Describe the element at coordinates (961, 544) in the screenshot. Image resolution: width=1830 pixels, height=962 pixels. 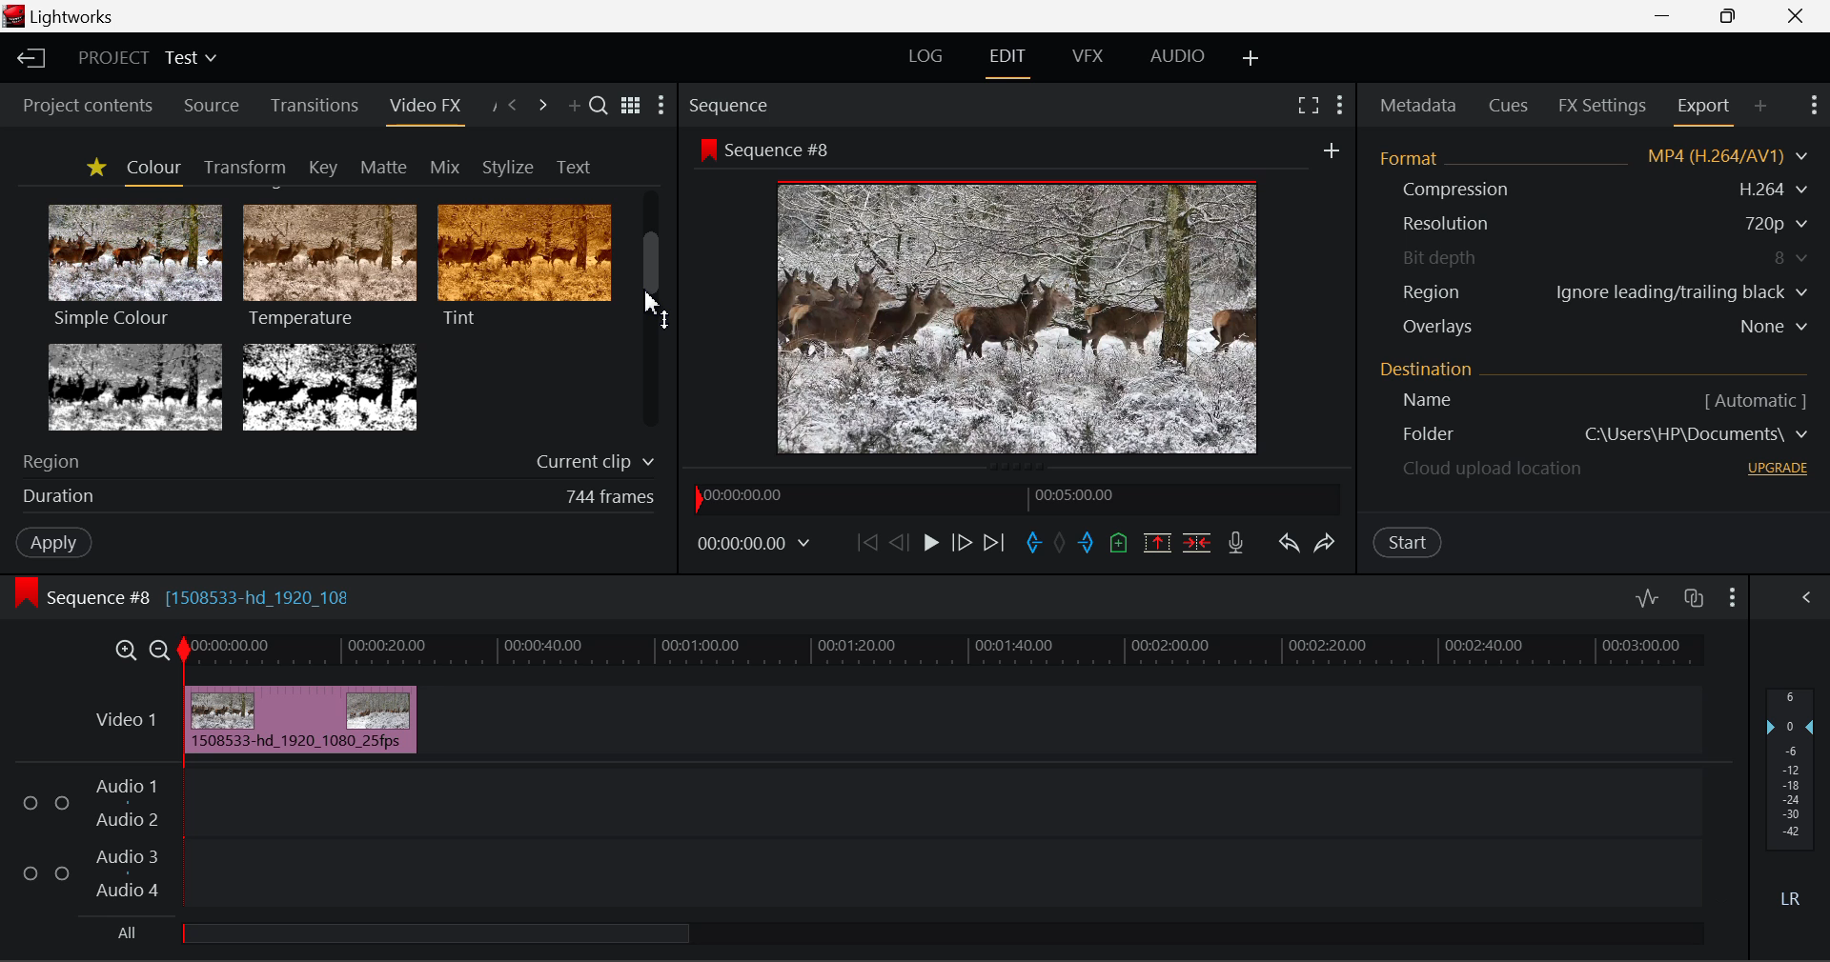
I see `Go Forward` at that location.